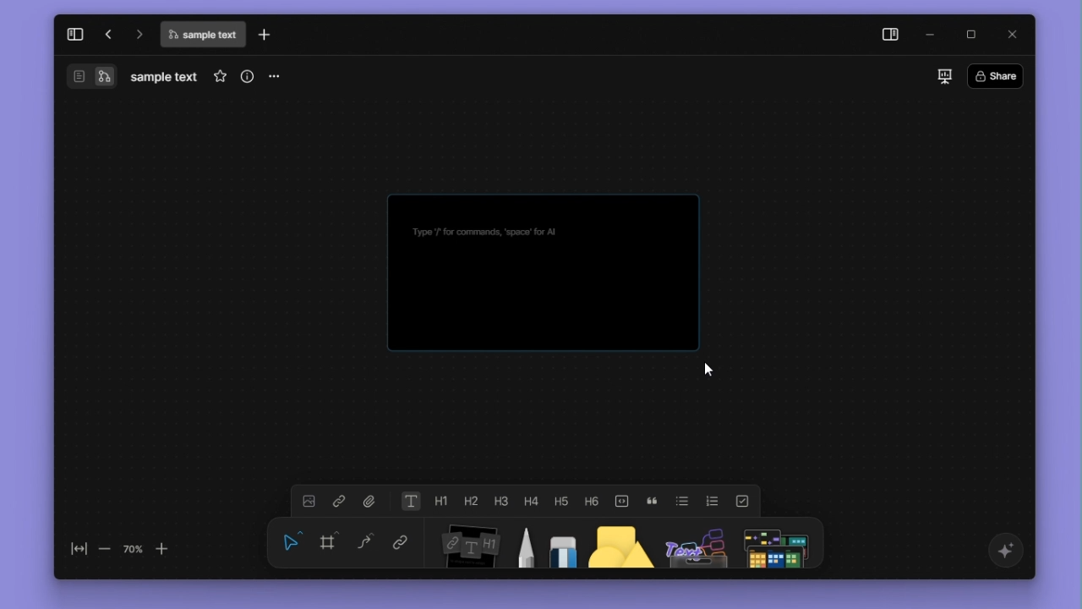 Image resolution: width=1082 pixels, height=609 pixels. What do you see at coordinates (91, 78) in the screenshot?
I see `switch between page and edgeless` at bounding box center [91, 78].